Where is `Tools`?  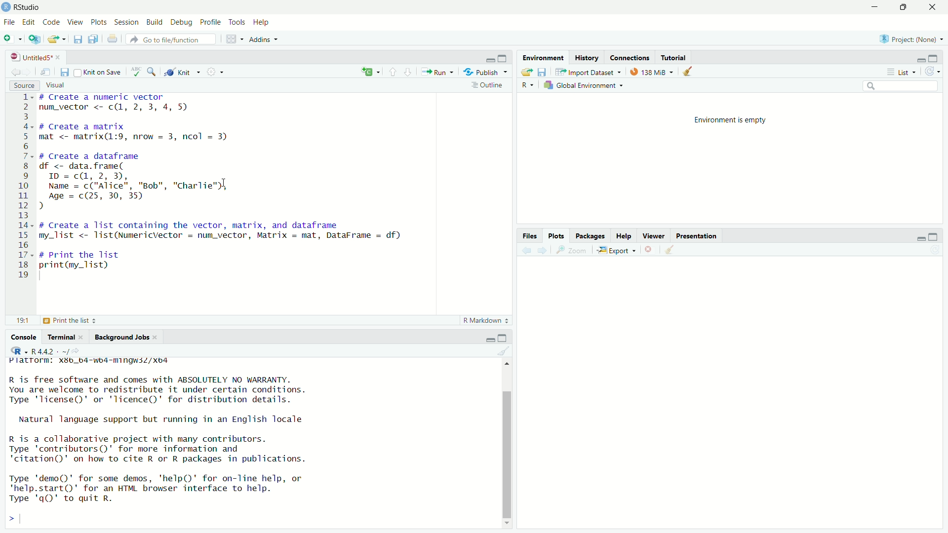
Tools is located at coordinates (236, 22).